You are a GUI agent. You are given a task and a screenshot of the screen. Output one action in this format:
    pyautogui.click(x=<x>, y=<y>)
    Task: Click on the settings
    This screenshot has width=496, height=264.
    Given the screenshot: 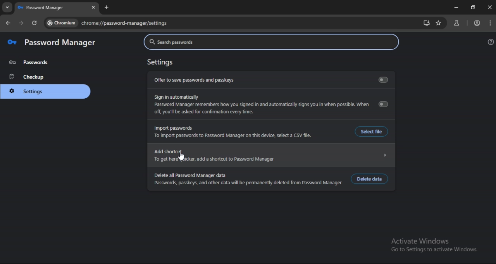 What is the action you would take?
    pyautogui.click(x=29, y=91)
    